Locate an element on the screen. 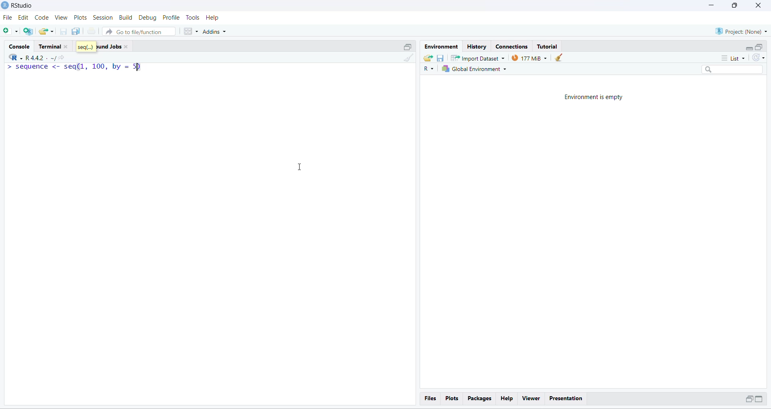 The image size is (771, 409). add file as is located at coordinates (11, 31).